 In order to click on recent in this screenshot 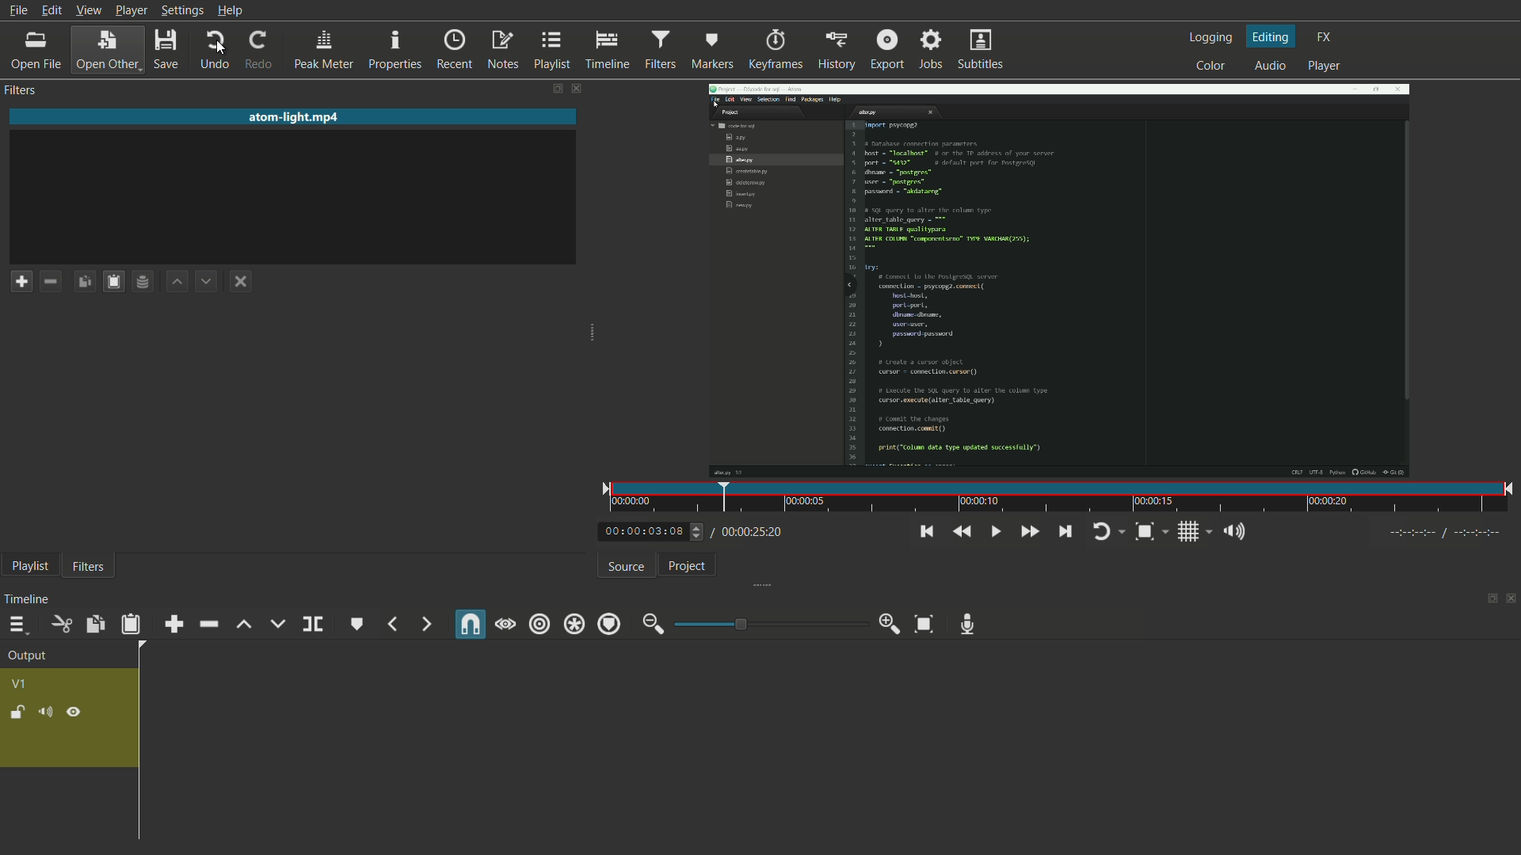, I will do `click(454, 49)`.